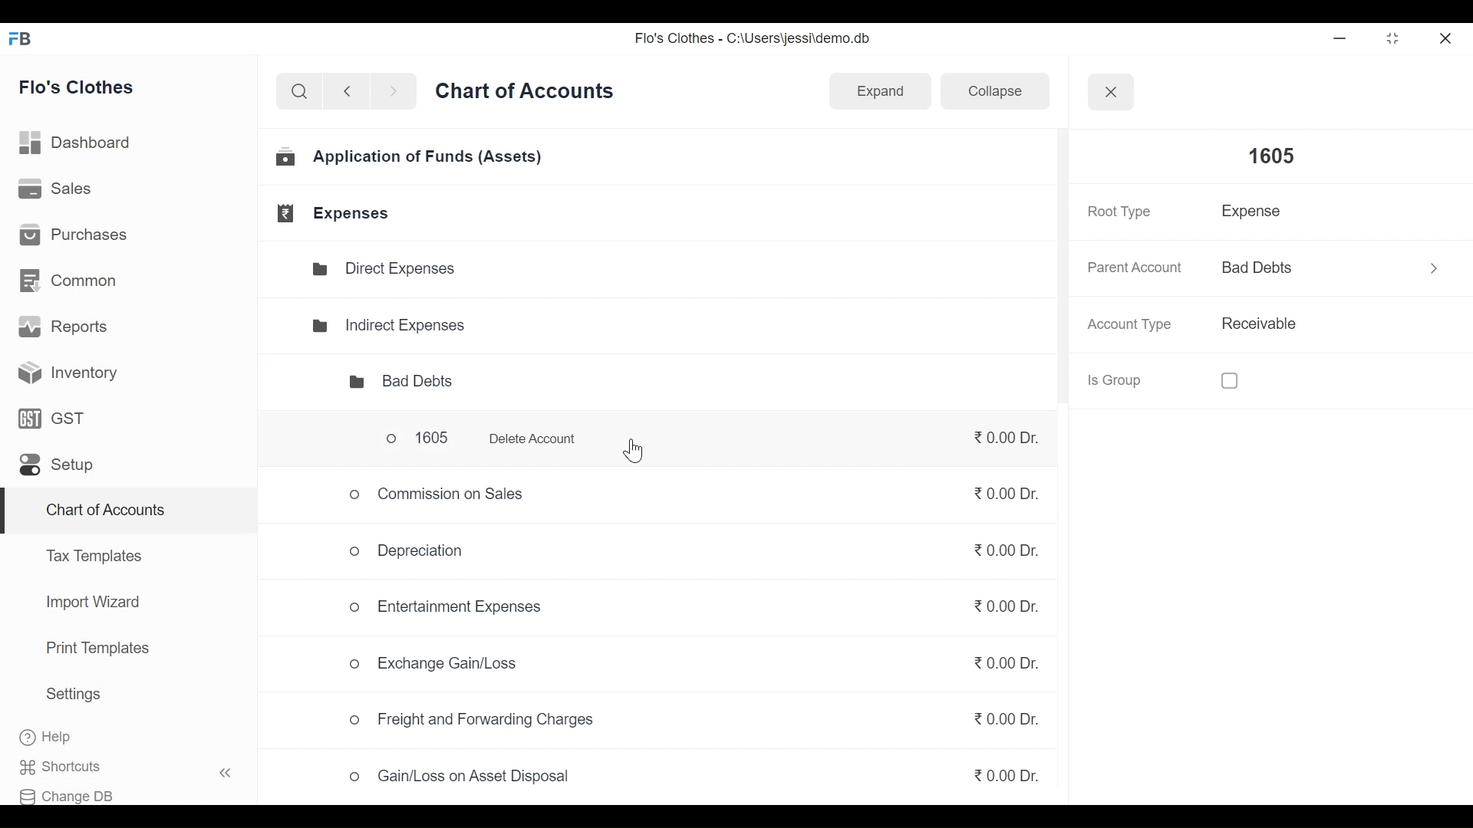 This screenshot has height=828, width=1473. I want to click on search, so click(299, 92).